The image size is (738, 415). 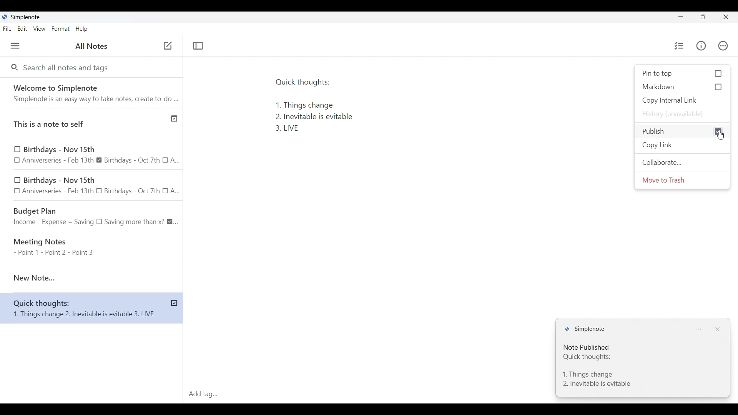 What do you see at coordinates (716, 128) in the screenshot?
I see `cursor` at bounding box center [716, 128].